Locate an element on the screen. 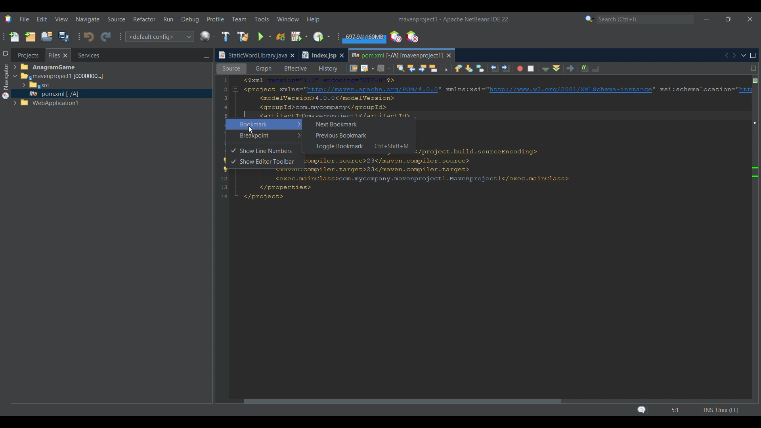 This screenshot has width=761, height=428. Edit menu is located at coordinates (42, 19).